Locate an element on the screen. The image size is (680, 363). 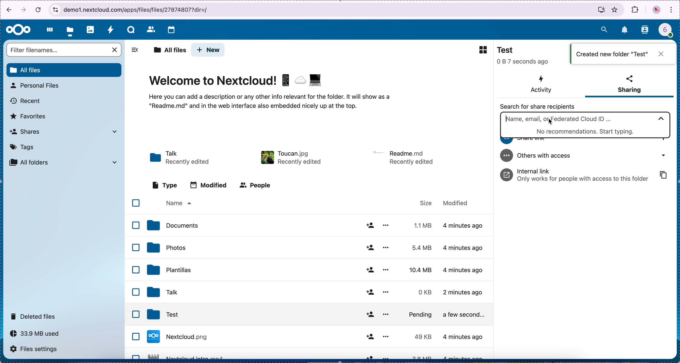
templates is located at coordinates (316, 268).